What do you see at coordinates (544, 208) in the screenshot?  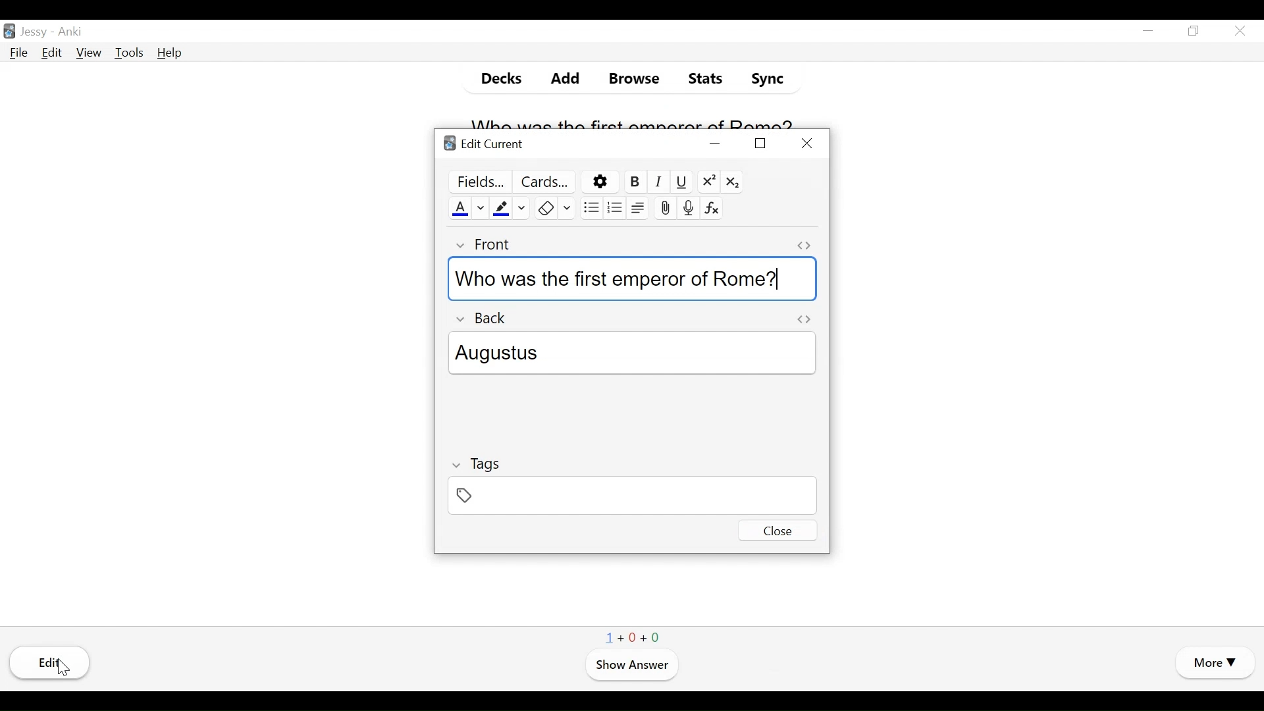 I see `Remove Formatting` at bounding box center [544, 208].